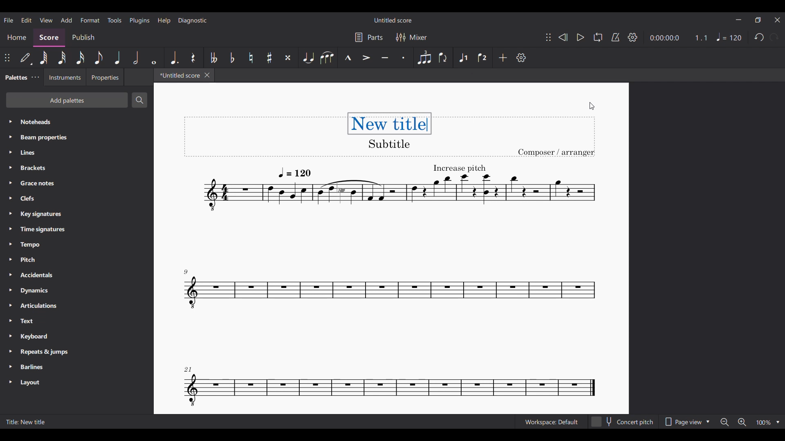  I want to click on Help menu, so click(164, 21).